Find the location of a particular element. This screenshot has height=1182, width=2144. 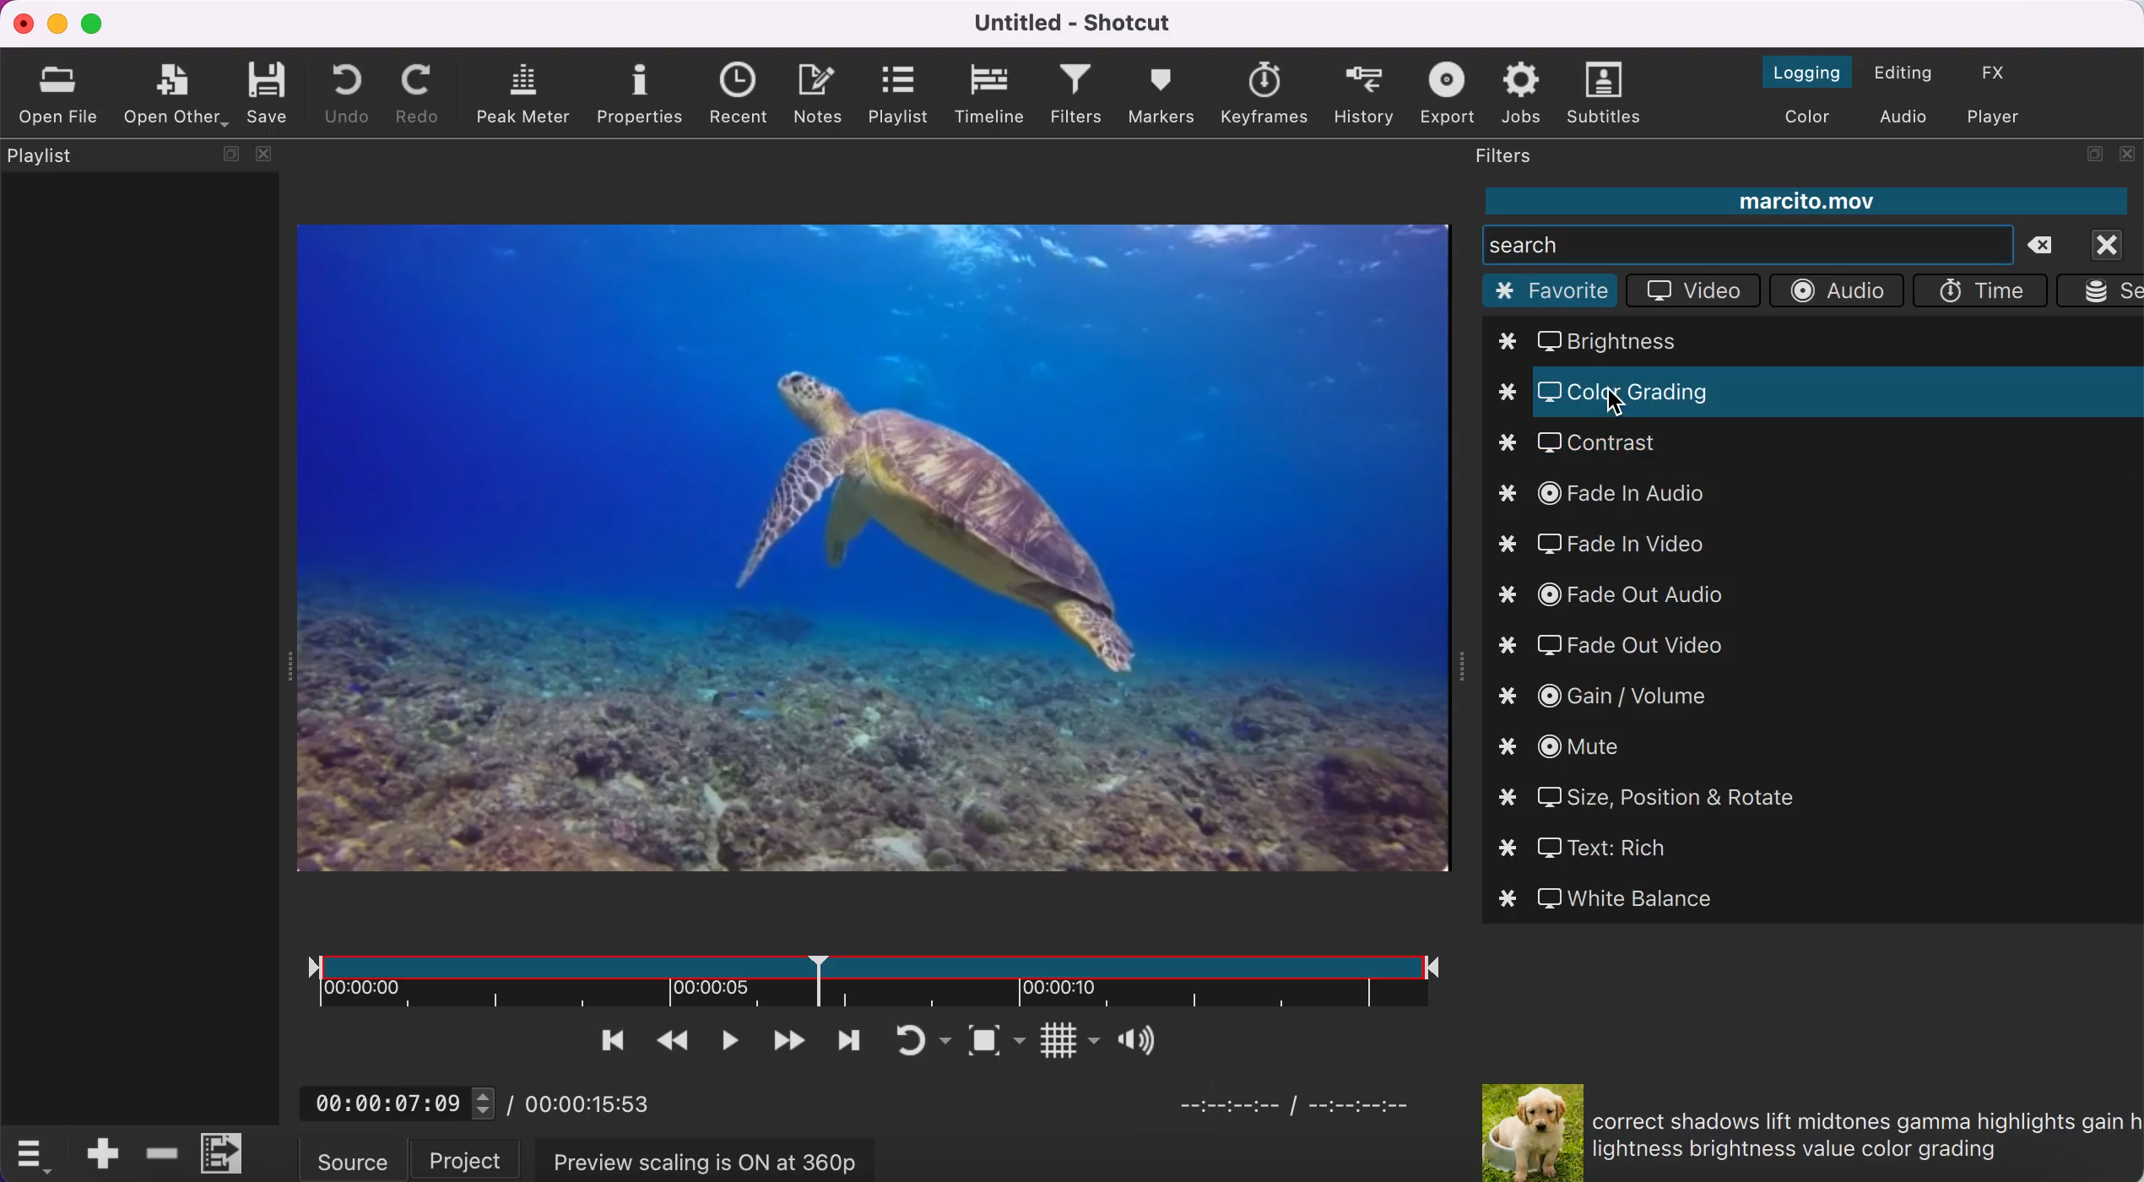

filters is located at coordinates (1072, 95).